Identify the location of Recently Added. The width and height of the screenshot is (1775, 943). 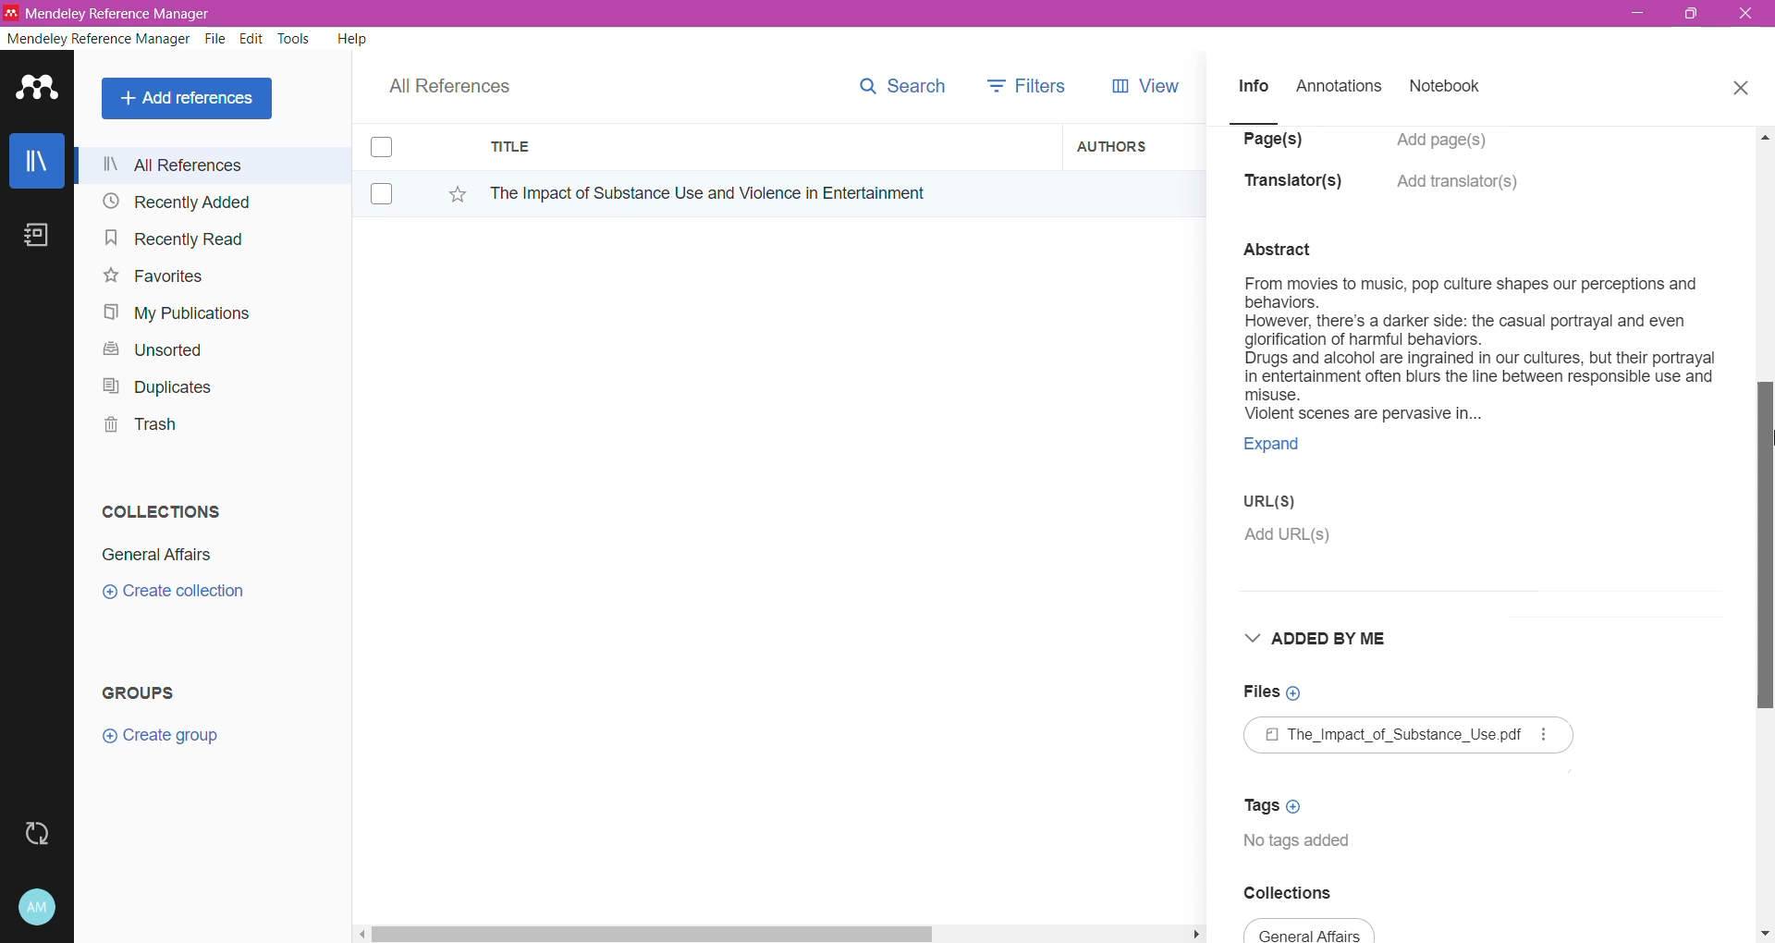
(174, 202).